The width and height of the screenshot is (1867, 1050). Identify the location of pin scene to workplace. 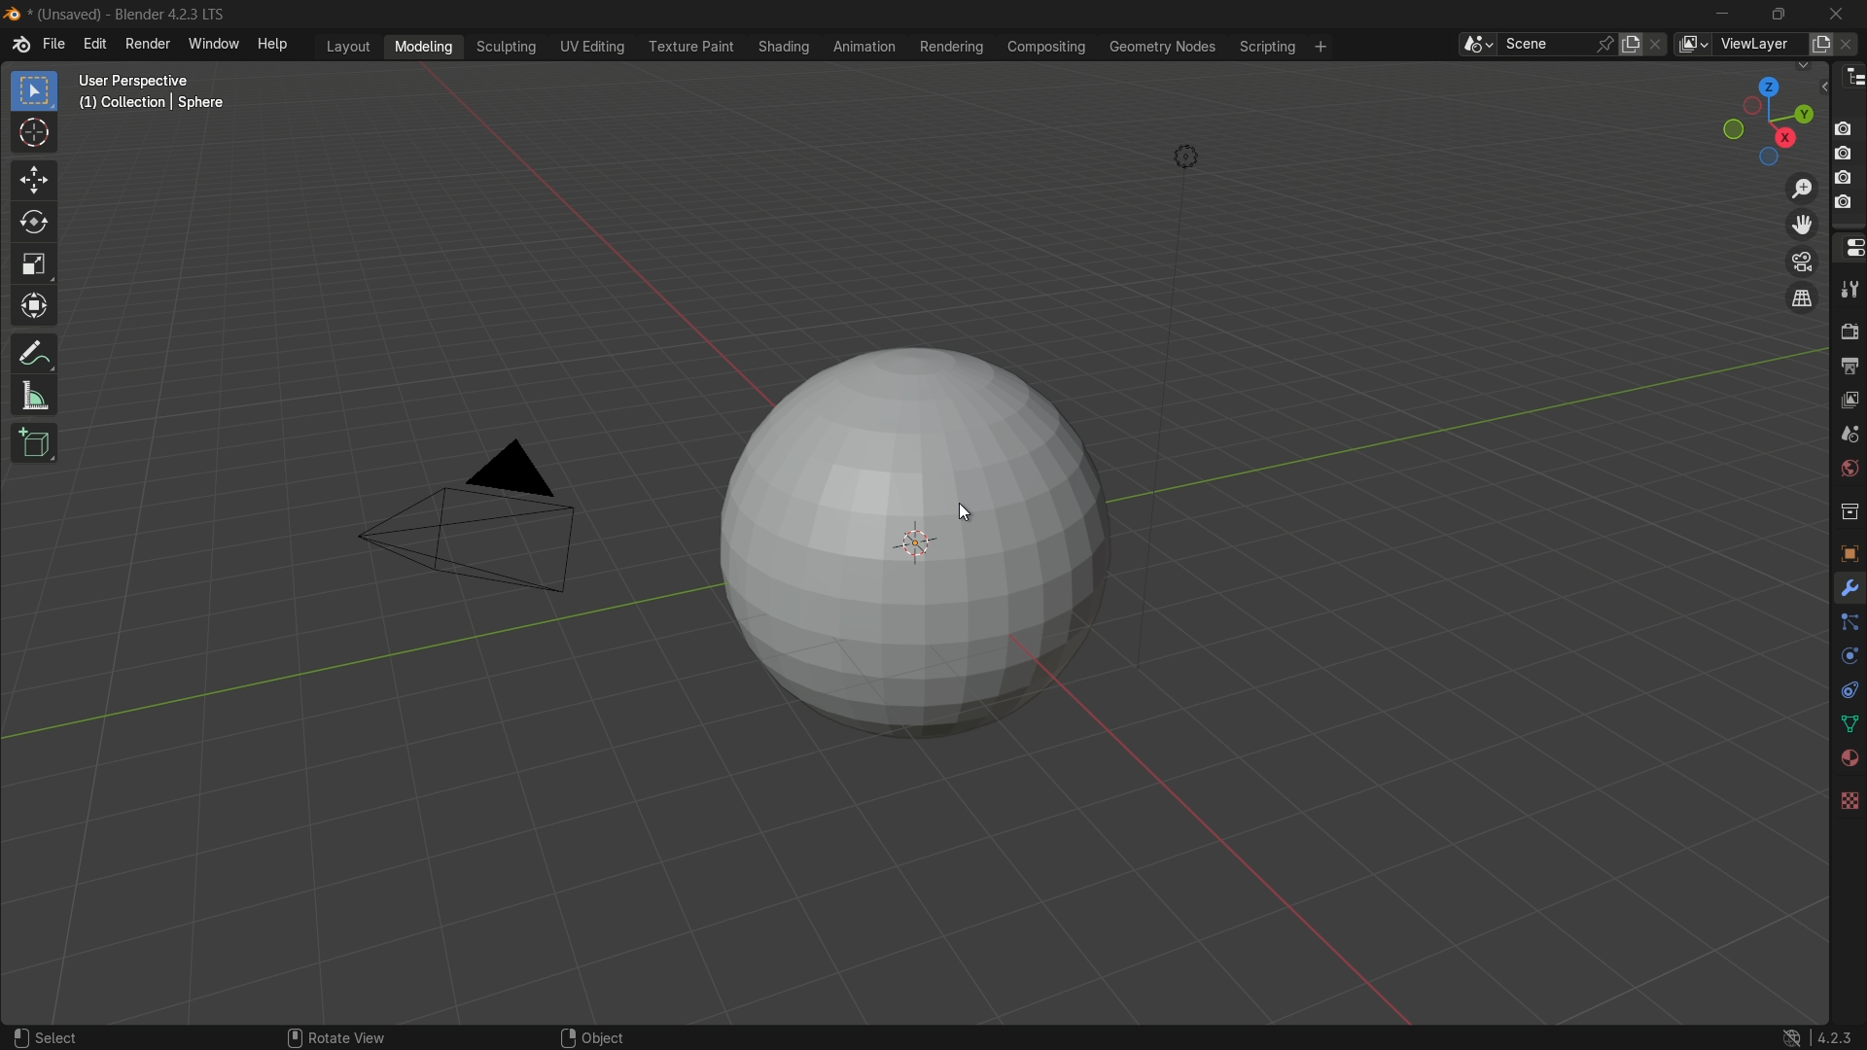
(1606, 42).